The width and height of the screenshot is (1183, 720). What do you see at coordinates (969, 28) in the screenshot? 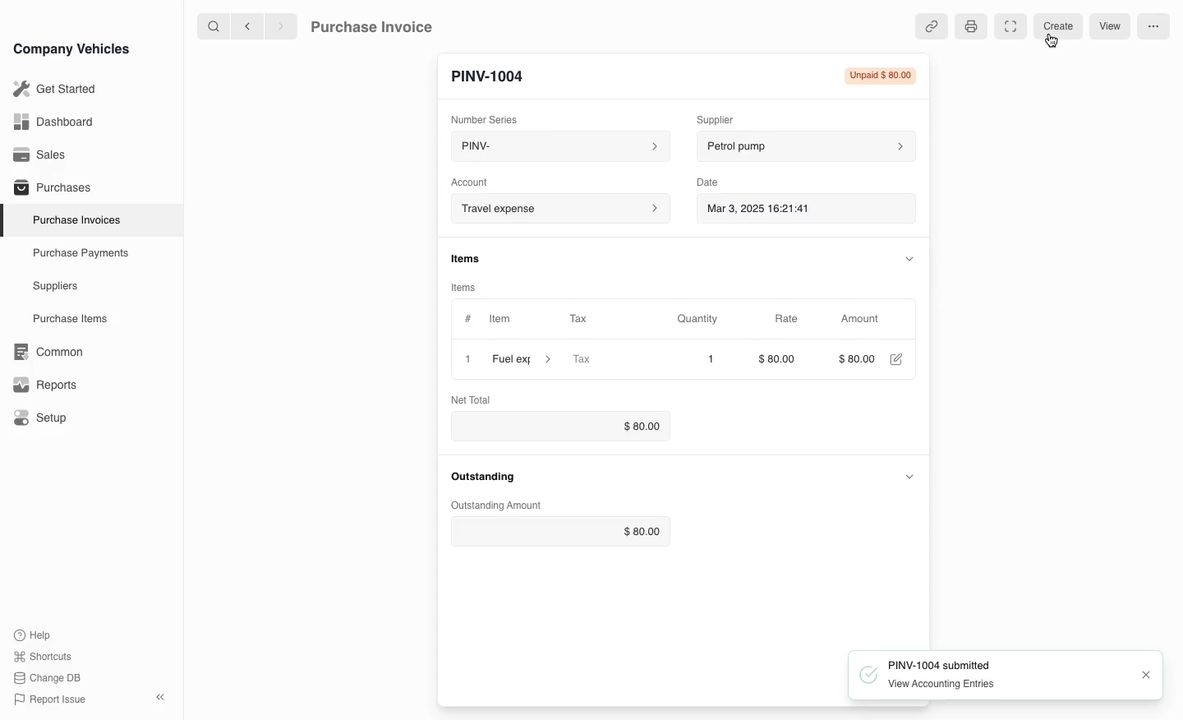
I see `print` at bounding box center [969, 28].